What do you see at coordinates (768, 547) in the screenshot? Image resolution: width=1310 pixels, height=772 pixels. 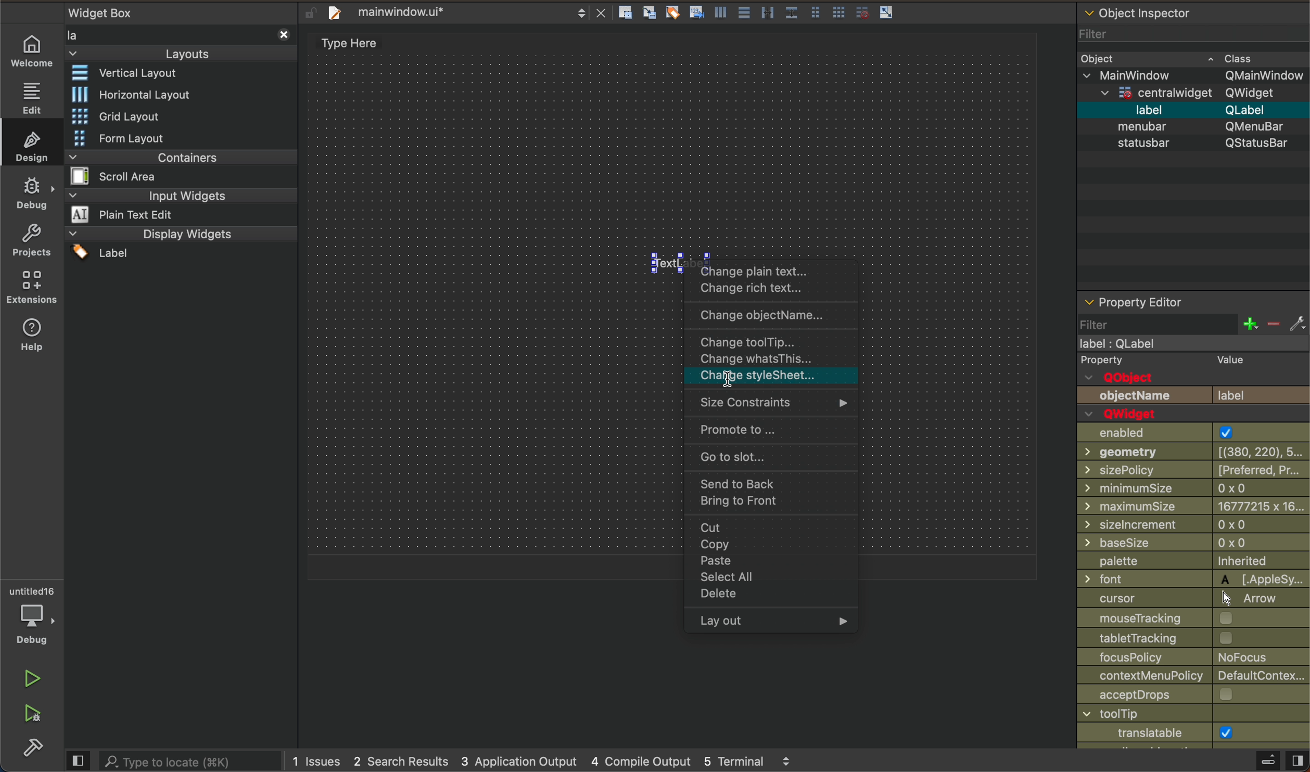 I see `copy` at bounding box center [768, 547].